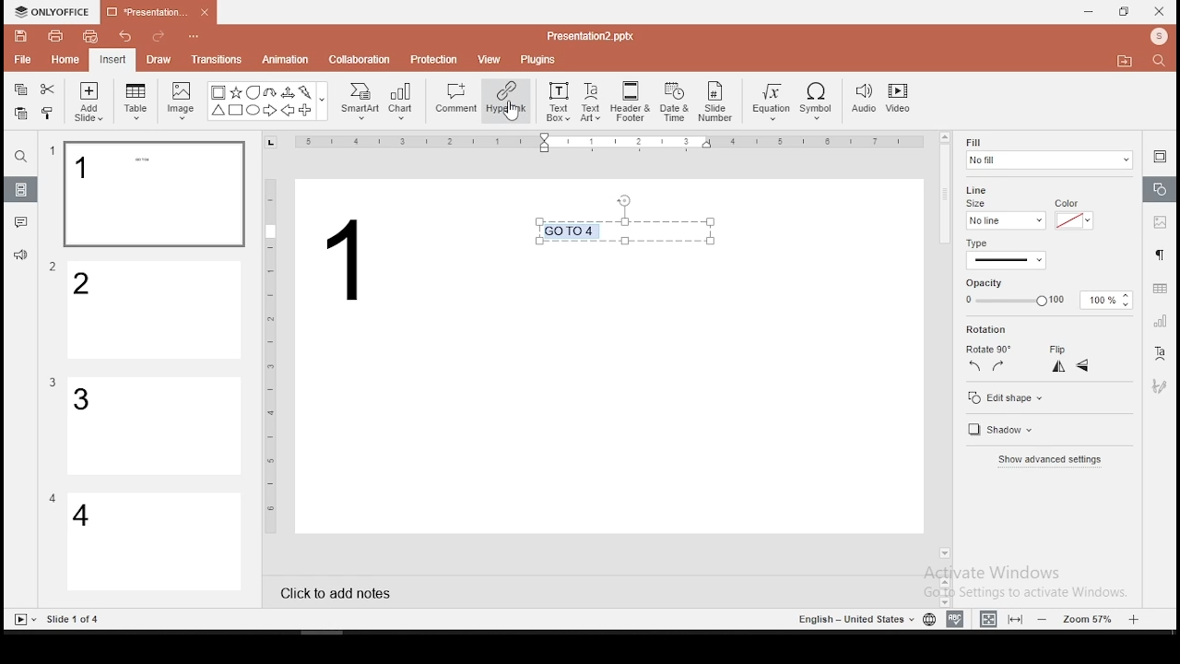 The height and width of the screenshot is (664, 1180). I want to click on table settings, so click(1158, 289).